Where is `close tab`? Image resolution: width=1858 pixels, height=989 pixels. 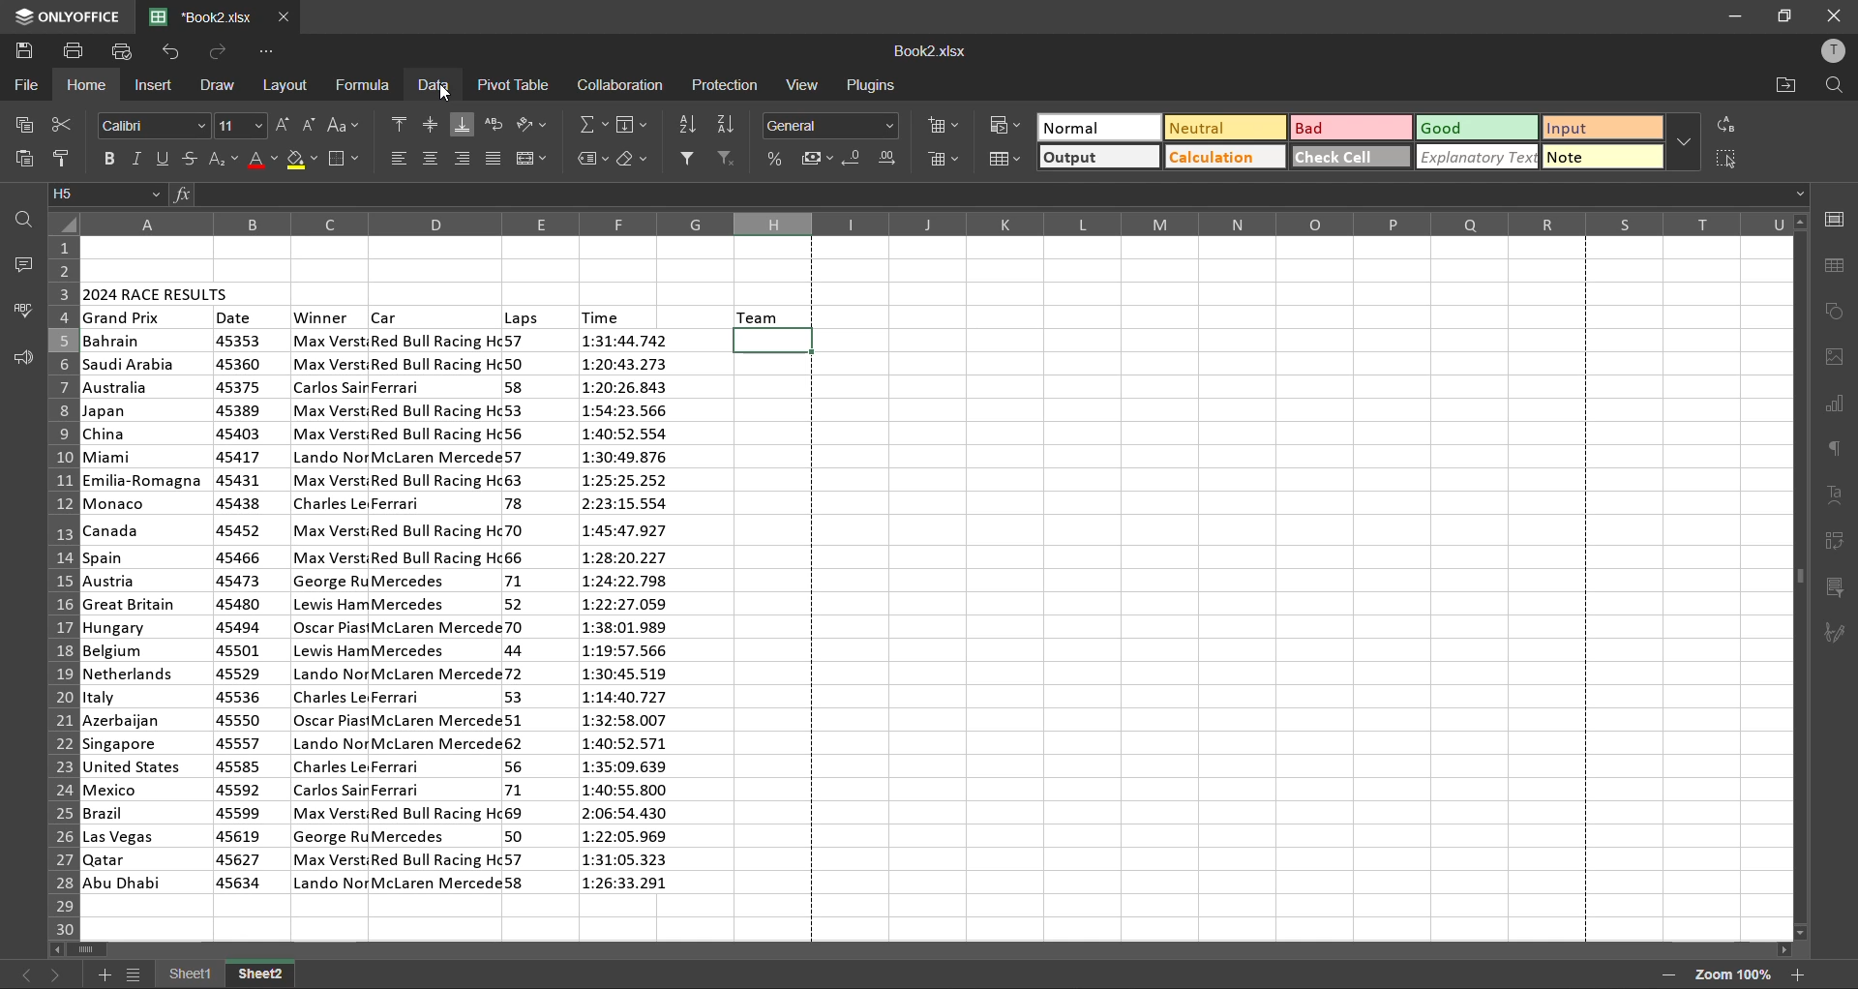
close tab is located at coordinates (285, 17).